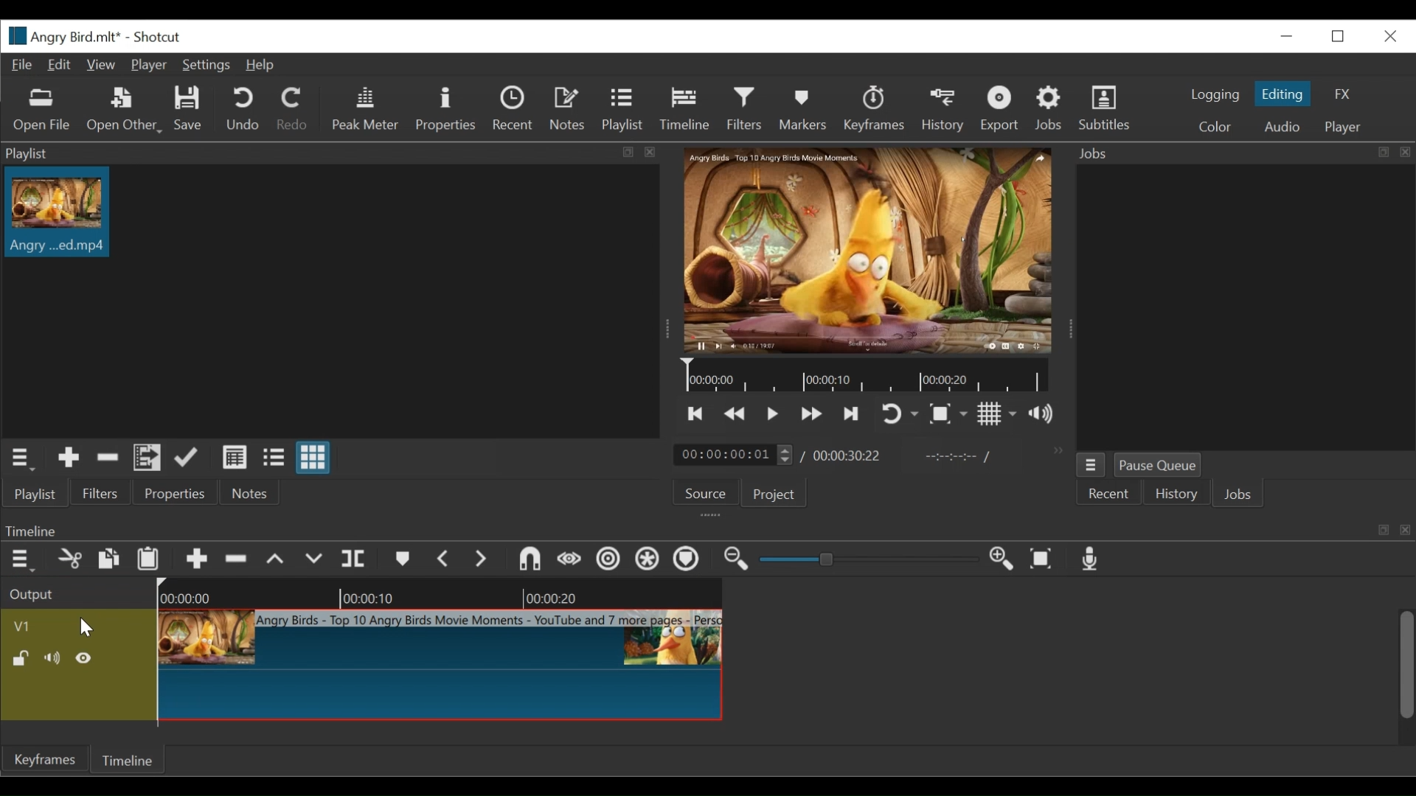 The height and width of the screenshot is (796, 1416). Describe the element at coordinates (850, 456) in the screenshot. I see `Total duration` at that location.